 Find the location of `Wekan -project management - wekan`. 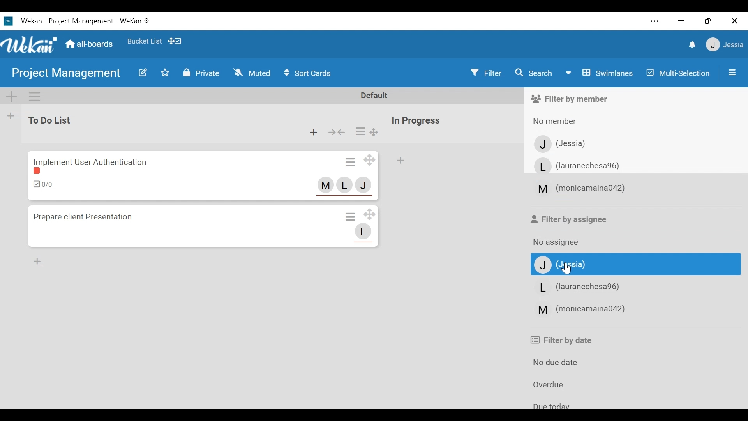

Wekan -project management - wekan is located at coordinates (93, 21).